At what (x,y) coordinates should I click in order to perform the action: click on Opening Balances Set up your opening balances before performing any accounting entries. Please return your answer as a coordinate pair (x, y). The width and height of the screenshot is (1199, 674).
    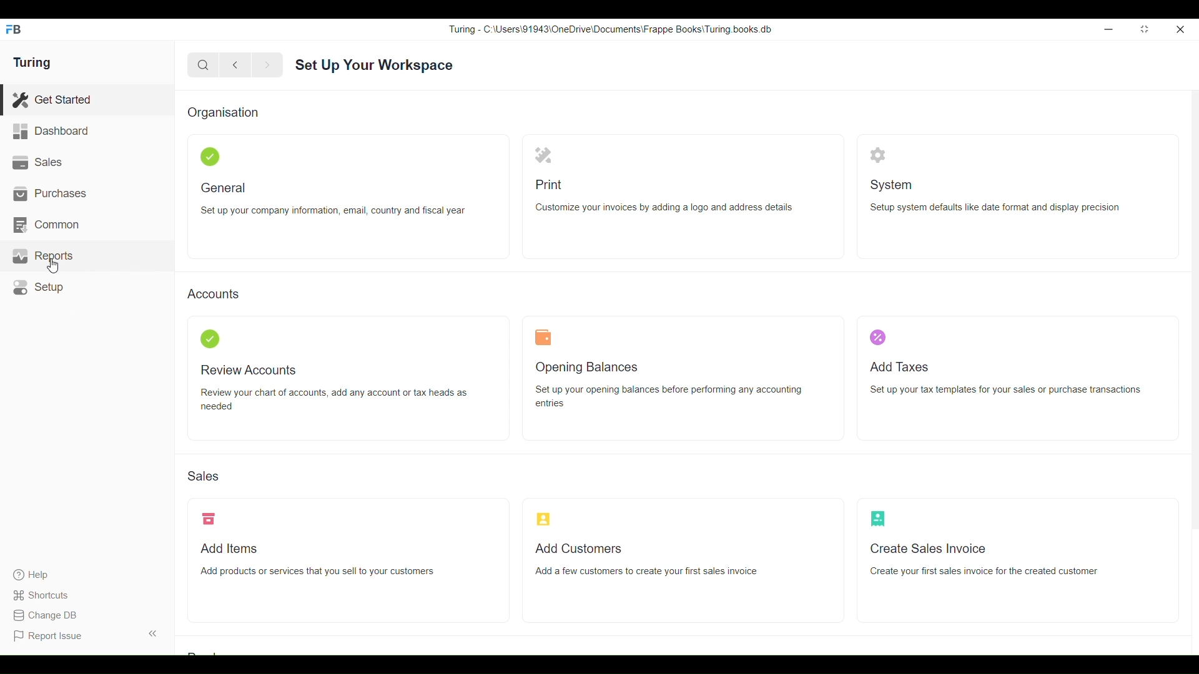
    Looking at the image, I should click on (668, 385).